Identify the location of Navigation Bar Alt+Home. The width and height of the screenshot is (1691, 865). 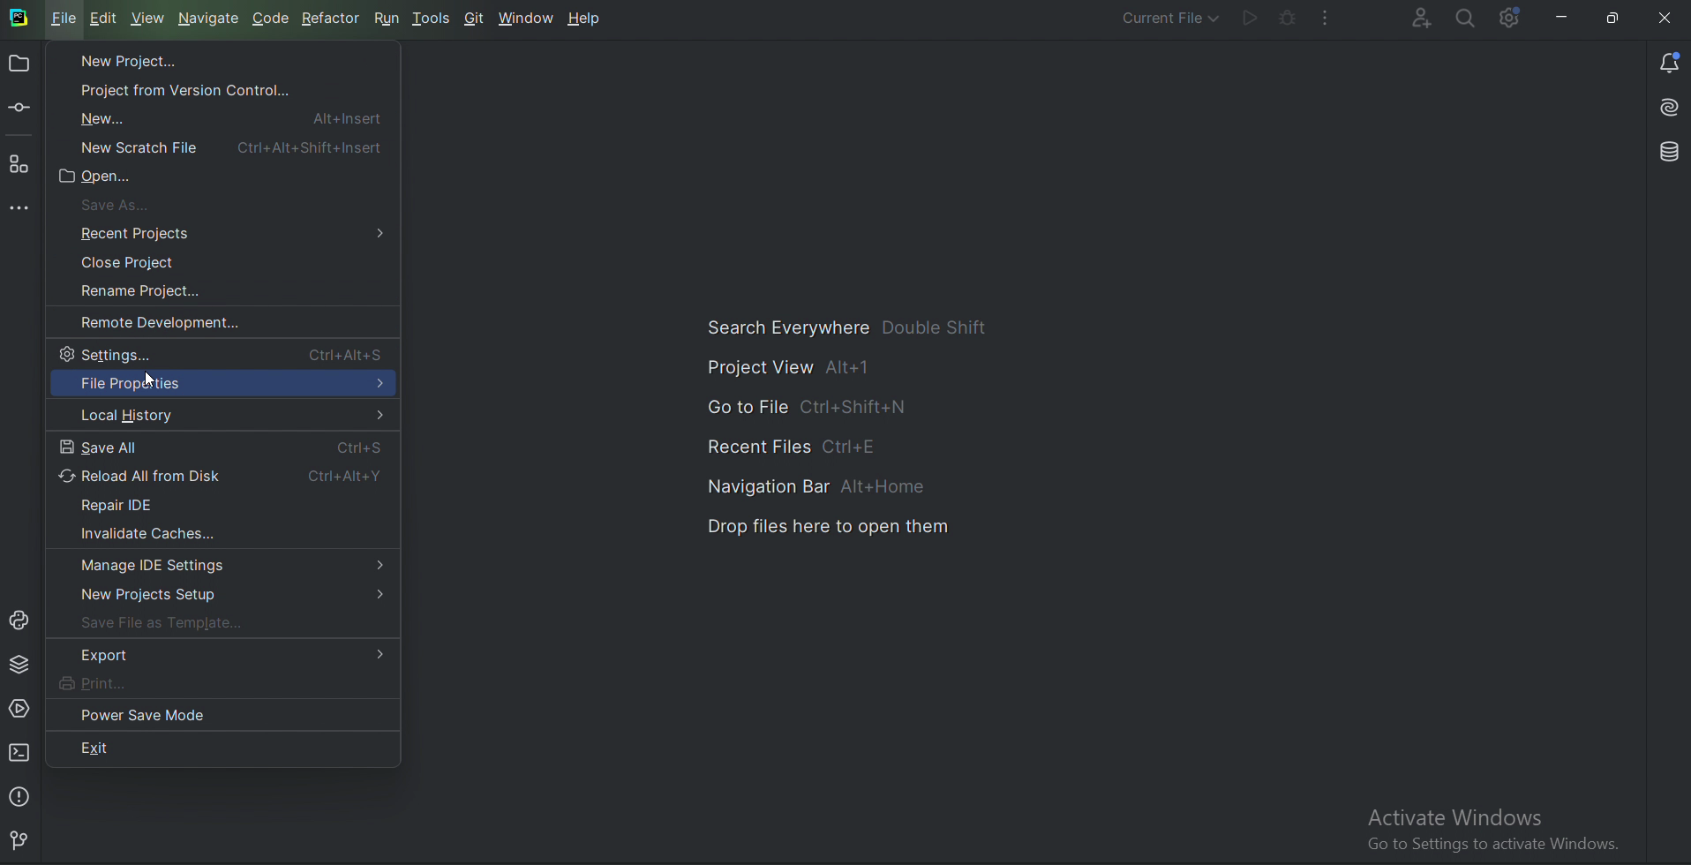
(826, 487).